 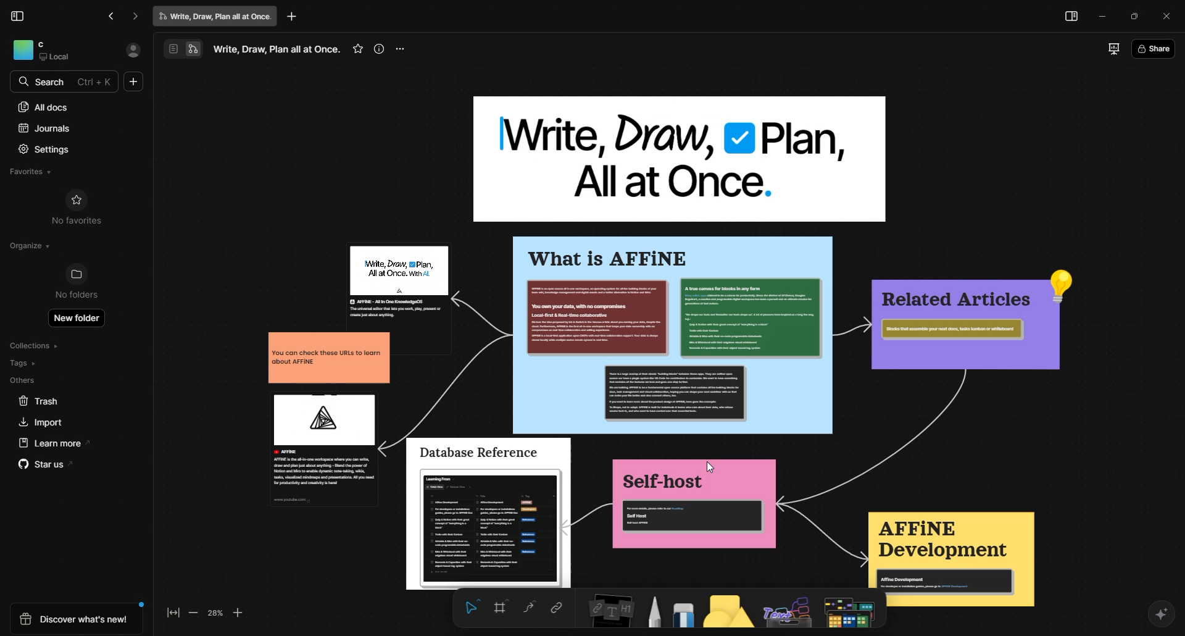 What do you see at coordinates (355, 49) in the screenshot?
I see `start` at bounding box center [355, 49].